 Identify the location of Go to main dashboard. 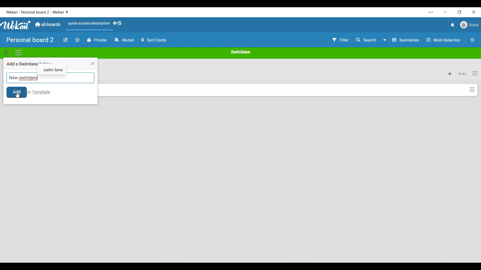
(48, 24).